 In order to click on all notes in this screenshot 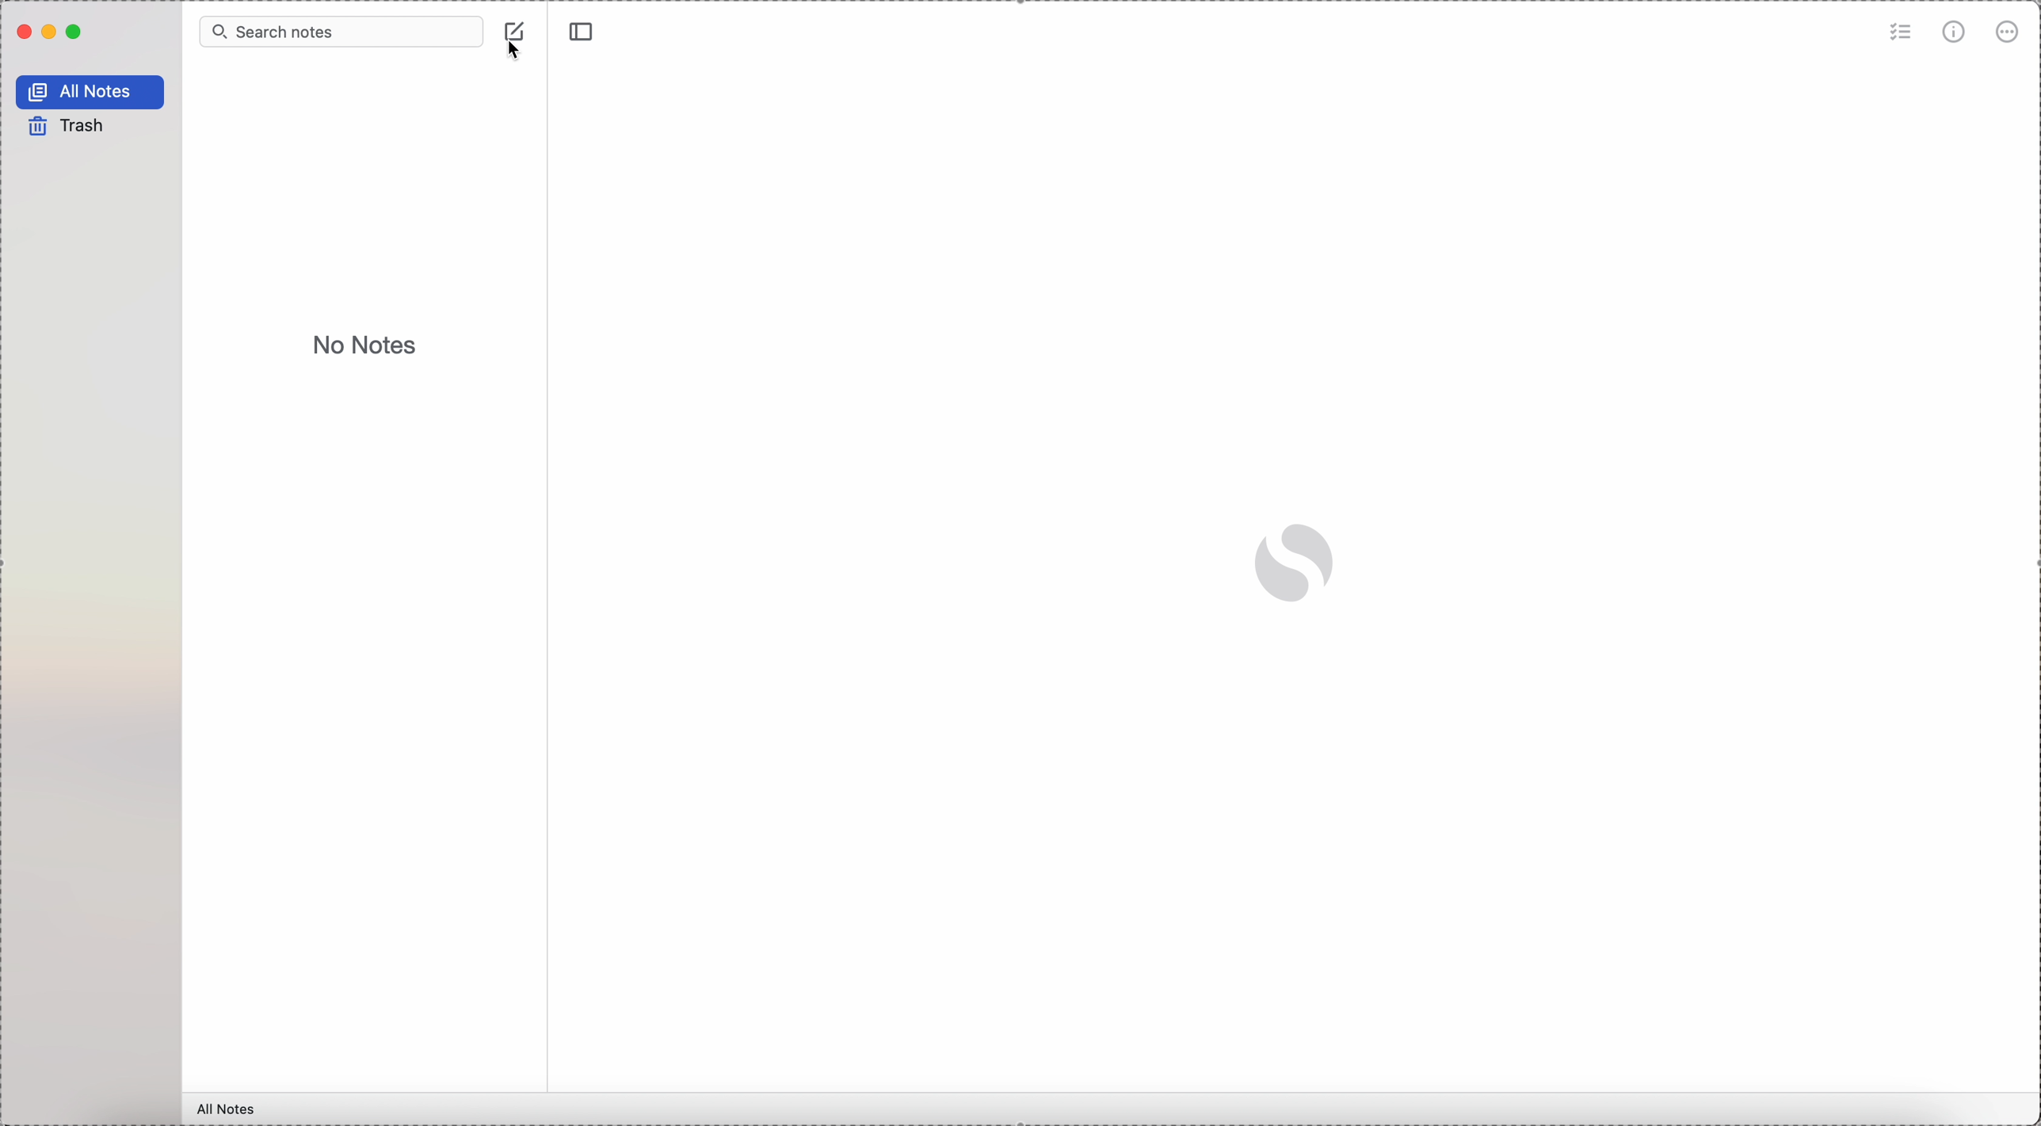, I will do `click(90, 90)`.